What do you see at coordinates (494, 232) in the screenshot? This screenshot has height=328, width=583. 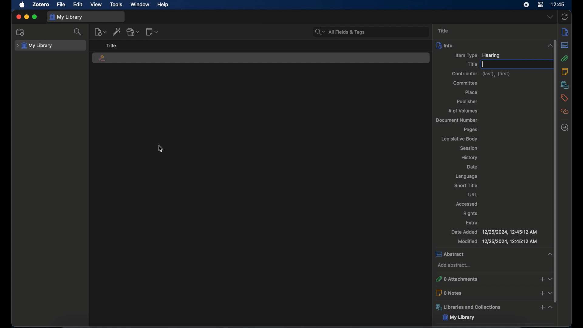 I see `date added` at bounding box center [494, 232].